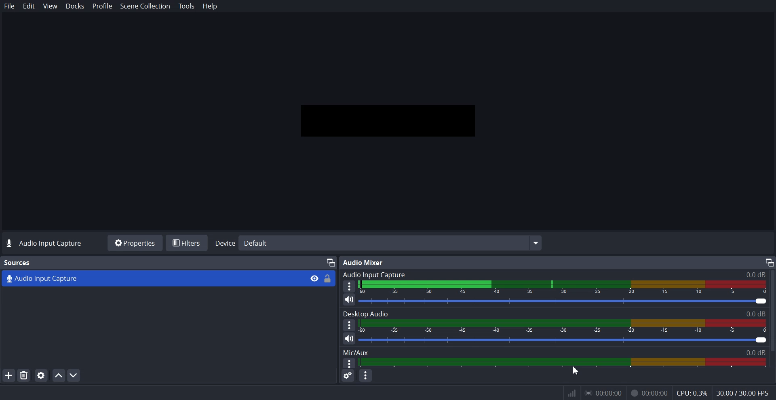 The image size is (776, 400). Describe the element at coordinates (74, 375) in the screenshot. I see `Move Source down` at that location.